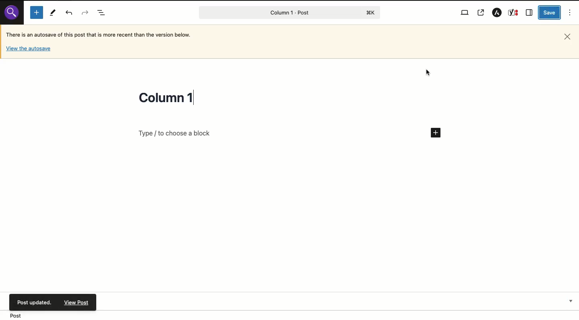 The height and width of the screenshot is (320, 579). Describe the element at coordinates (53, 12) in the screenshot. I see `` at that location.